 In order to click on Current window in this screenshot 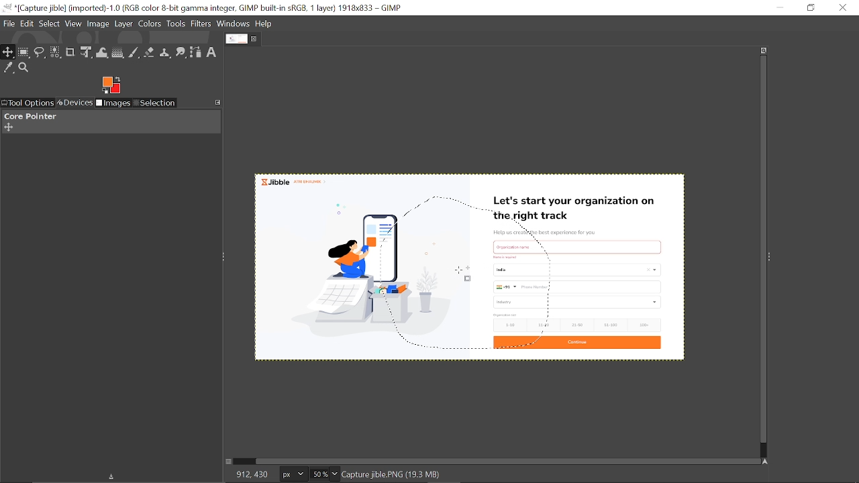, I will do `click(205, 8)`.